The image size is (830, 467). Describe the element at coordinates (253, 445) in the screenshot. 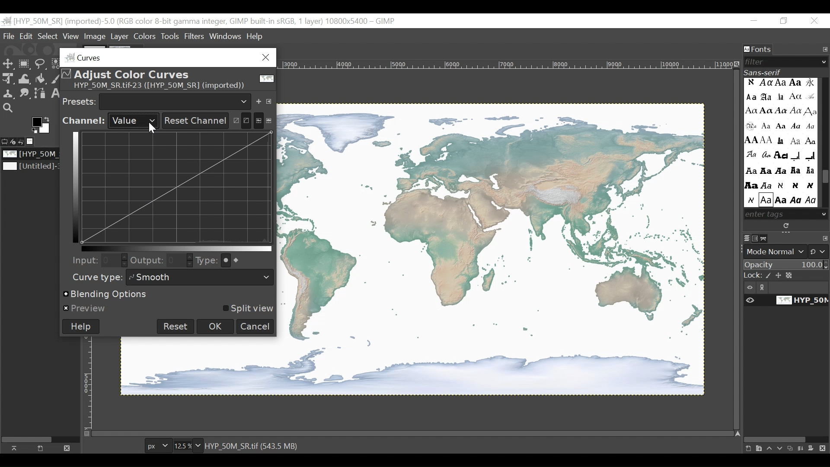

I see `HYP 0M SR TIF (543.5 MB)` at that location.